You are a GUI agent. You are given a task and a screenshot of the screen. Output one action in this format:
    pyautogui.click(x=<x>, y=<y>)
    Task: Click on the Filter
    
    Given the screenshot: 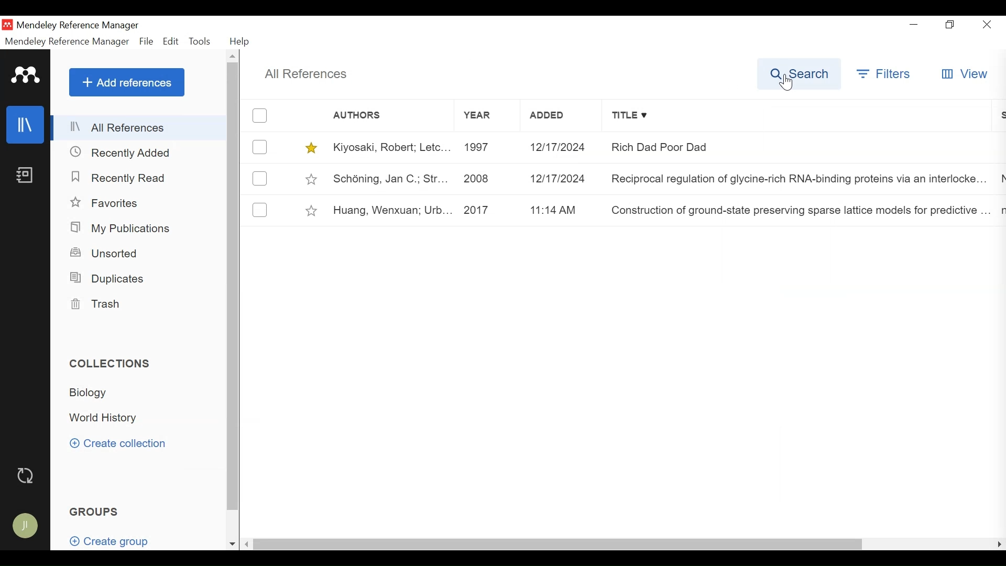 What is the action you would take?
    pyautogui.click(x=882, y=73)
    